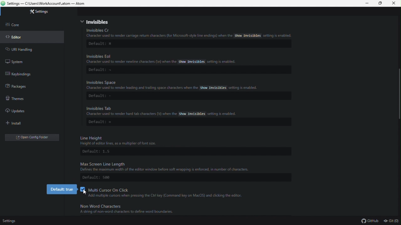  I want to click on Install , so click(17, 123).